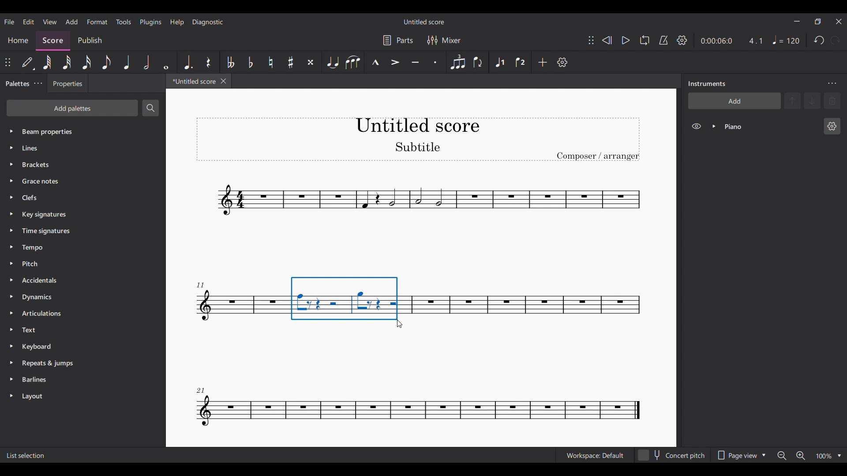 Image resolution: width=847 pixels, height=476 pixels. Describe the element at coordinates (166, 62) in the screenshot. I see `Whole note ` at that location.